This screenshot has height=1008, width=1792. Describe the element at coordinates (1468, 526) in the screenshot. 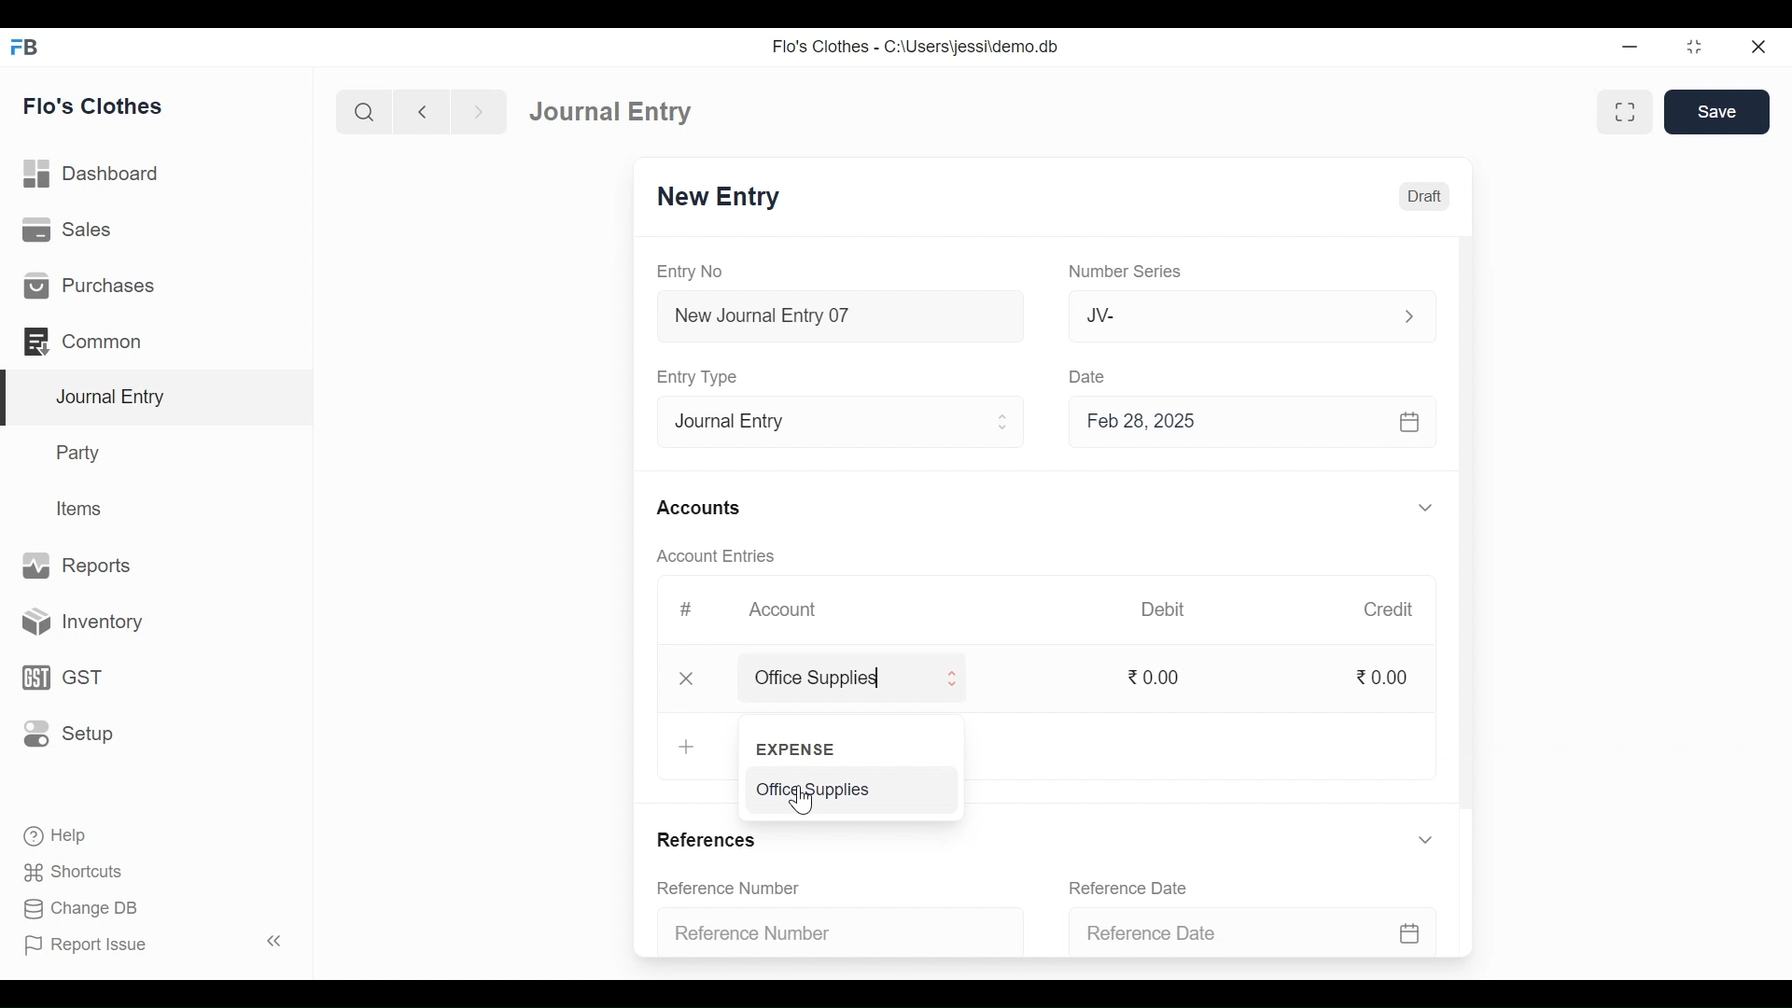

I see `Vertical Scroll bar` at that location.